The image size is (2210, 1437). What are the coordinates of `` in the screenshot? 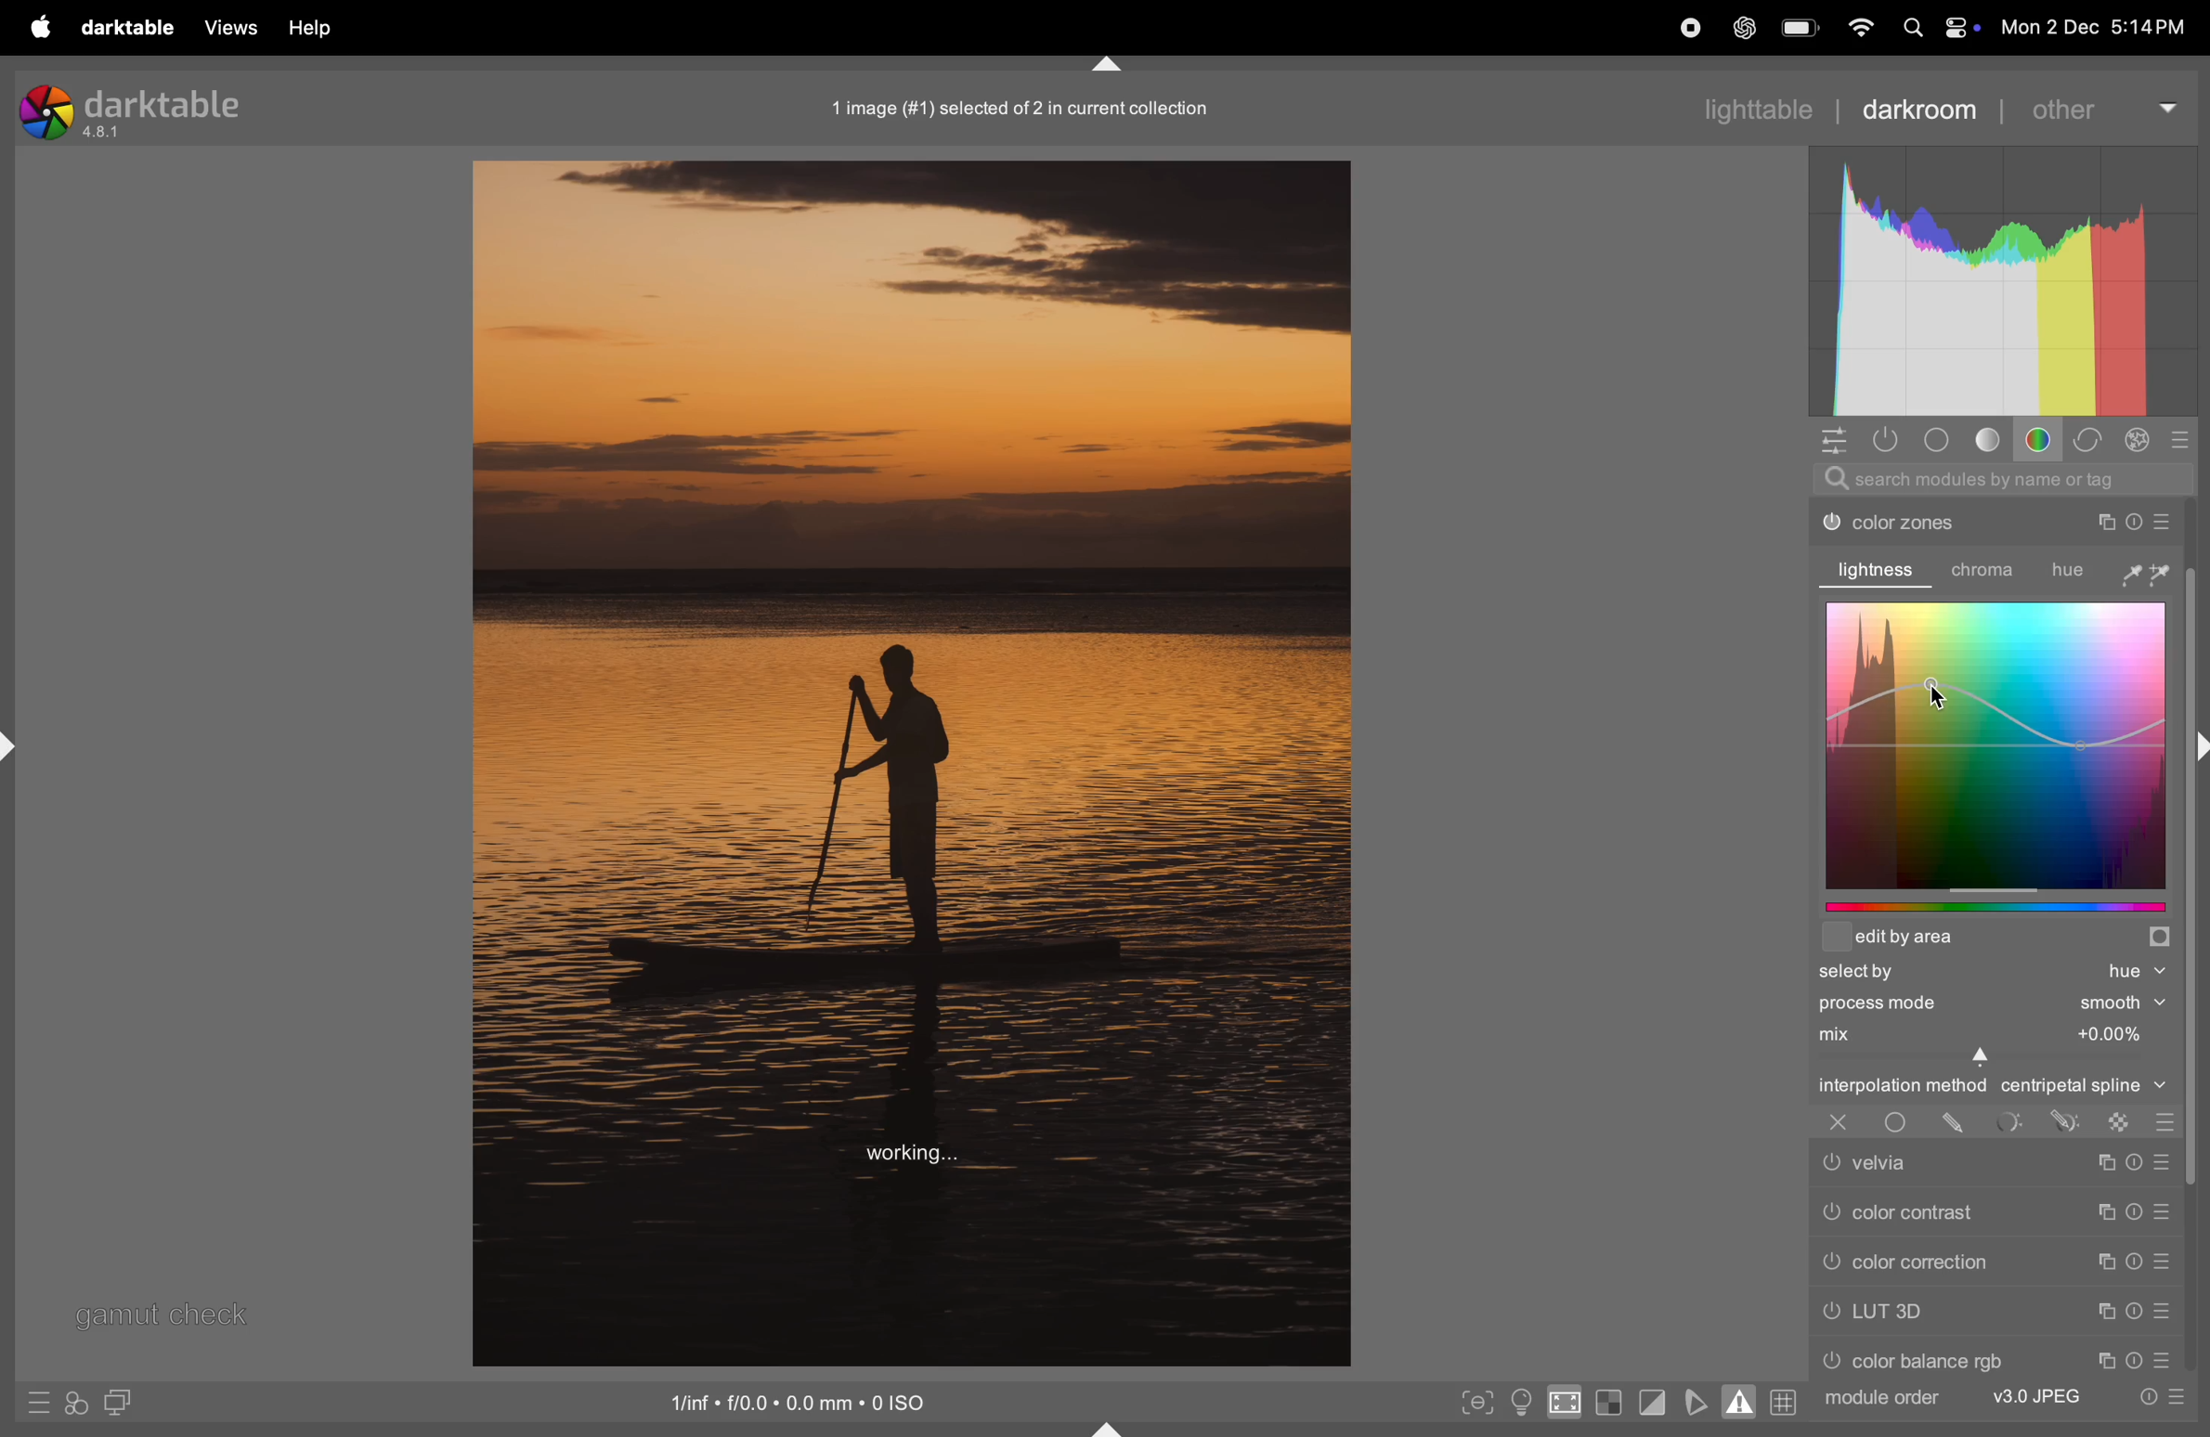 It's located at (2159, 1122).